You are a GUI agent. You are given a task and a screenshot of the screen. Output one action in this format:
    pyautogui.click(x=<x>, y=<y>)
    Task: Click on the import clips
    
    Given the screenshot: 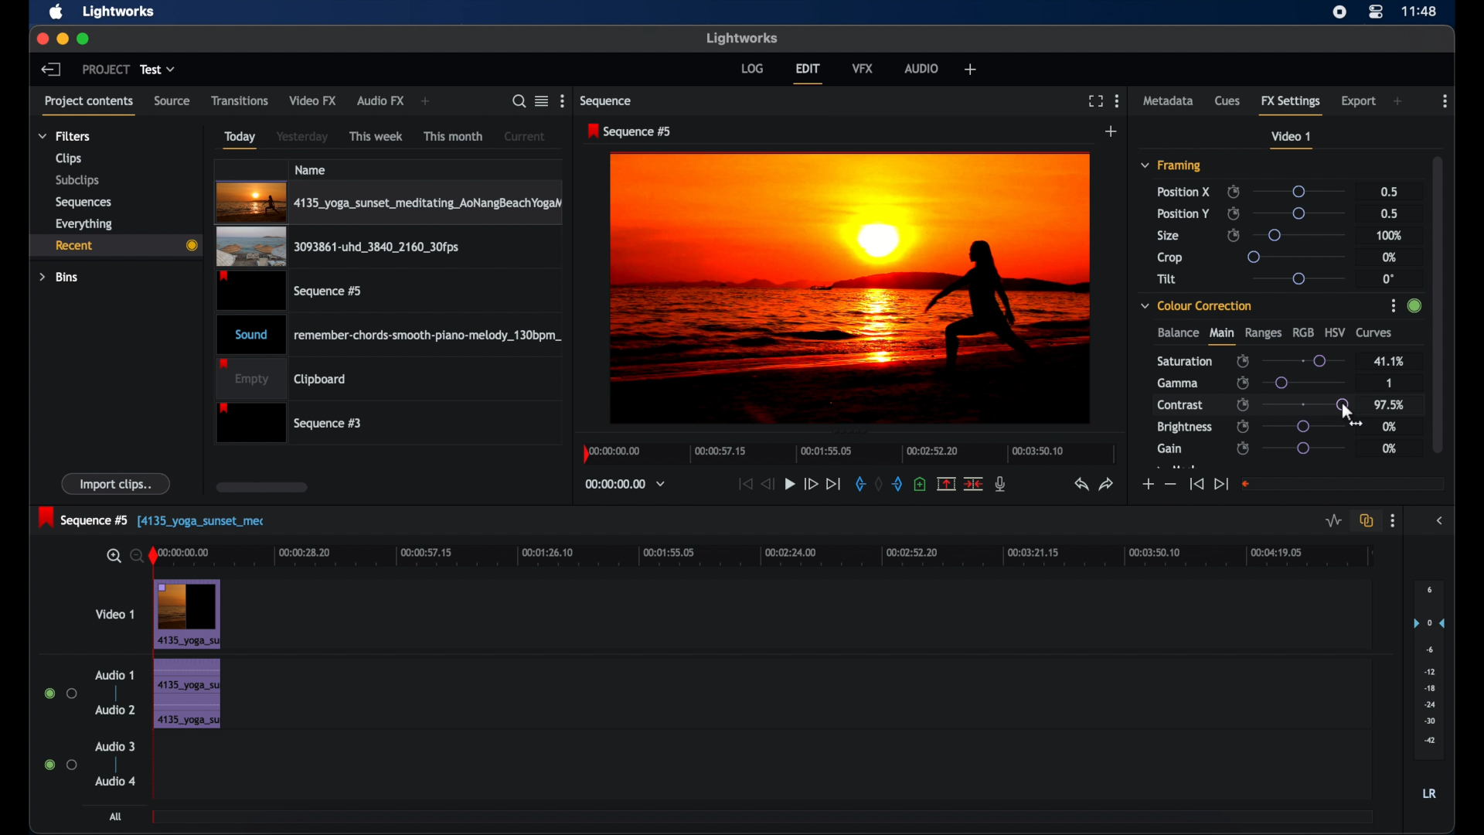 What is the action you would take?
    pyautogui.click(x=117, y=484)
    